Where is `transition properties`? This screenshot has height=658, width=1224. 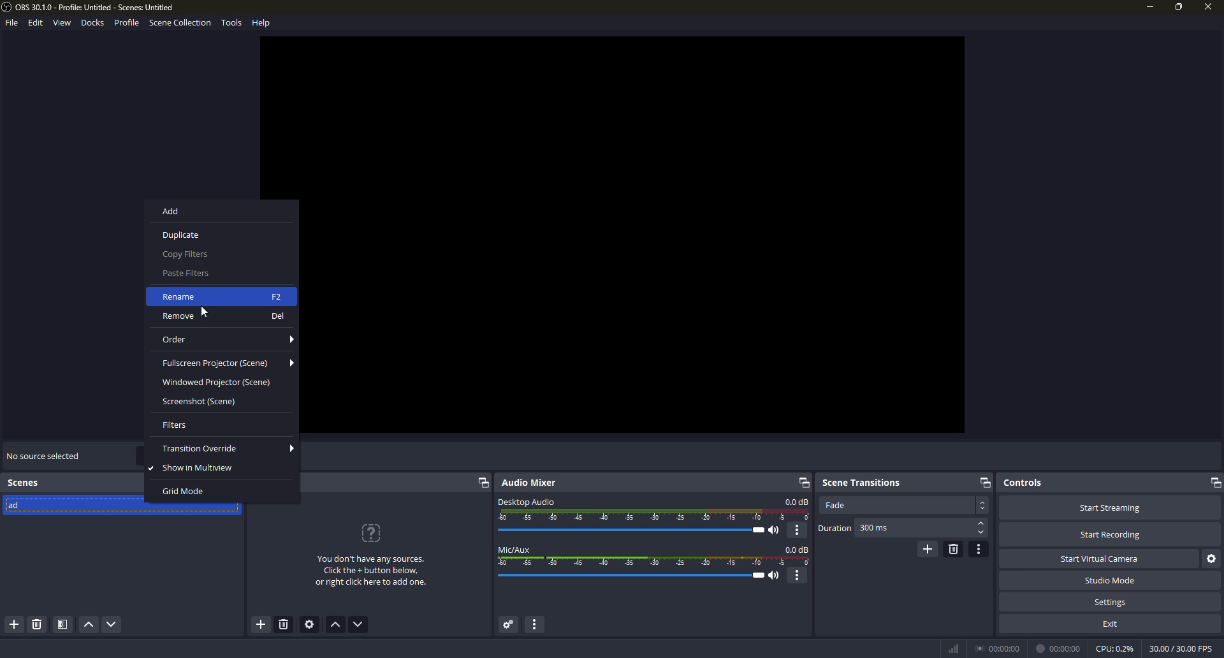
transition properties is located at coordinates (980, 549).